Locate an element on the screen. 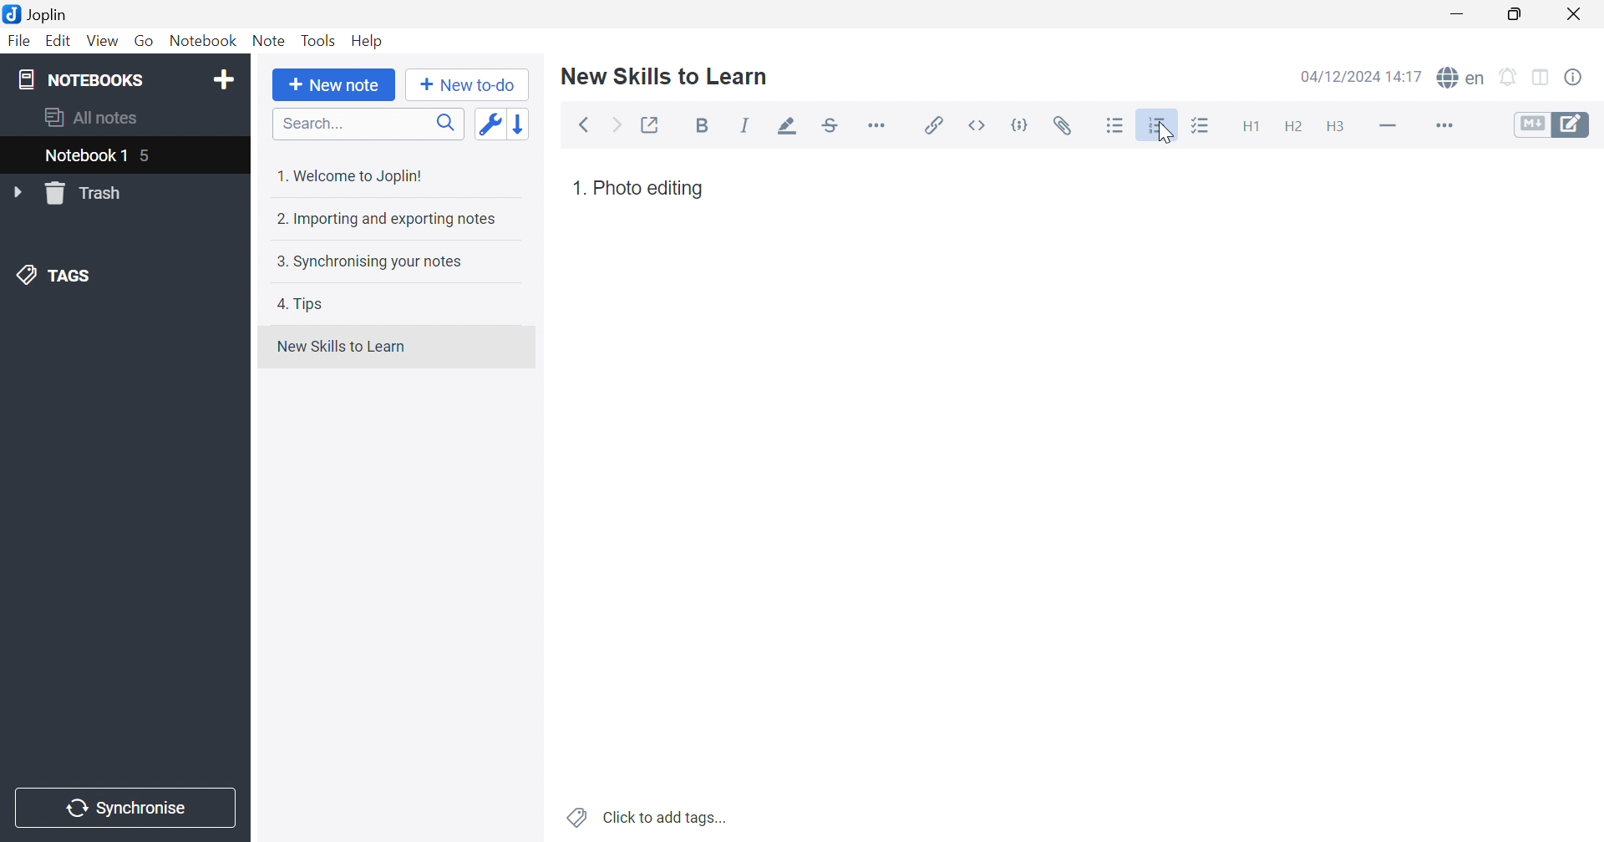 The width and height of the screenshot is (1604, 842). 4. Tips is located at coordinates (301, 304).